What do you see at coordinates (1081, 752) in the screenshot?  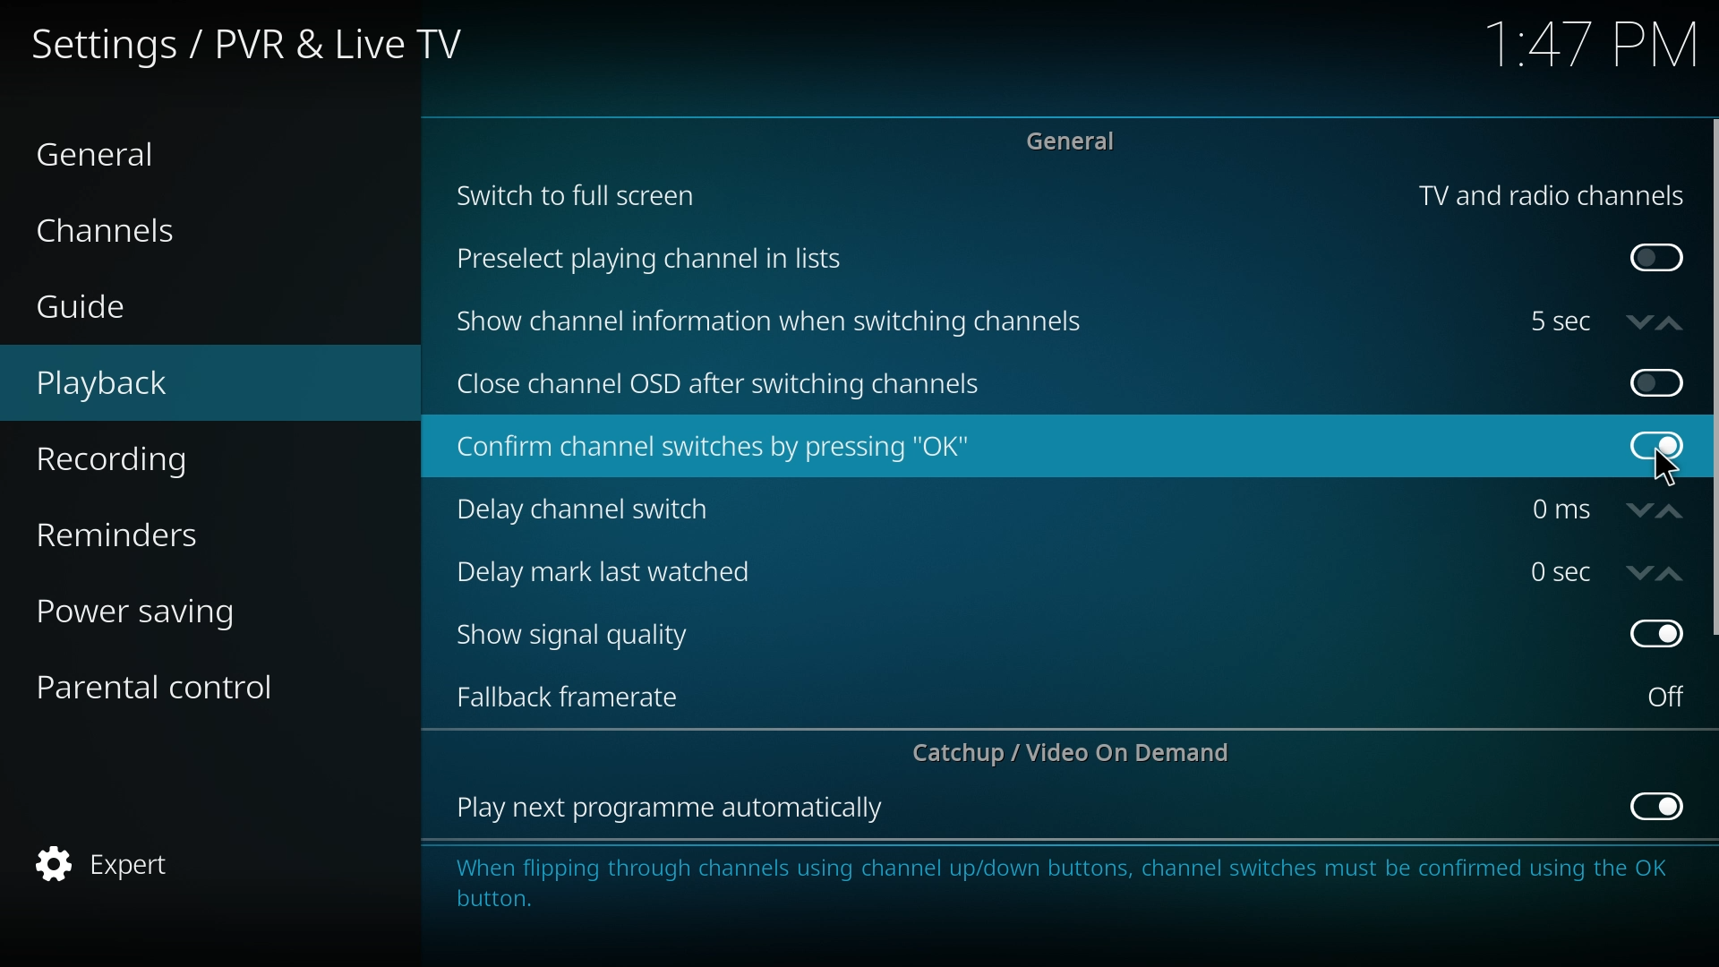 I see `catchup/video on demand` at bounding box center [1081, 752].